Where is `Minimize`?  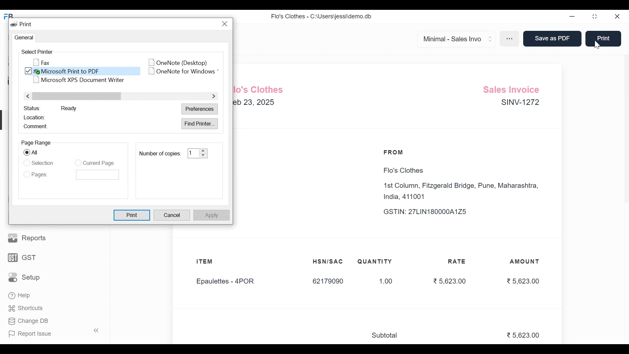
Minimize is located at coordinates (572, 17).